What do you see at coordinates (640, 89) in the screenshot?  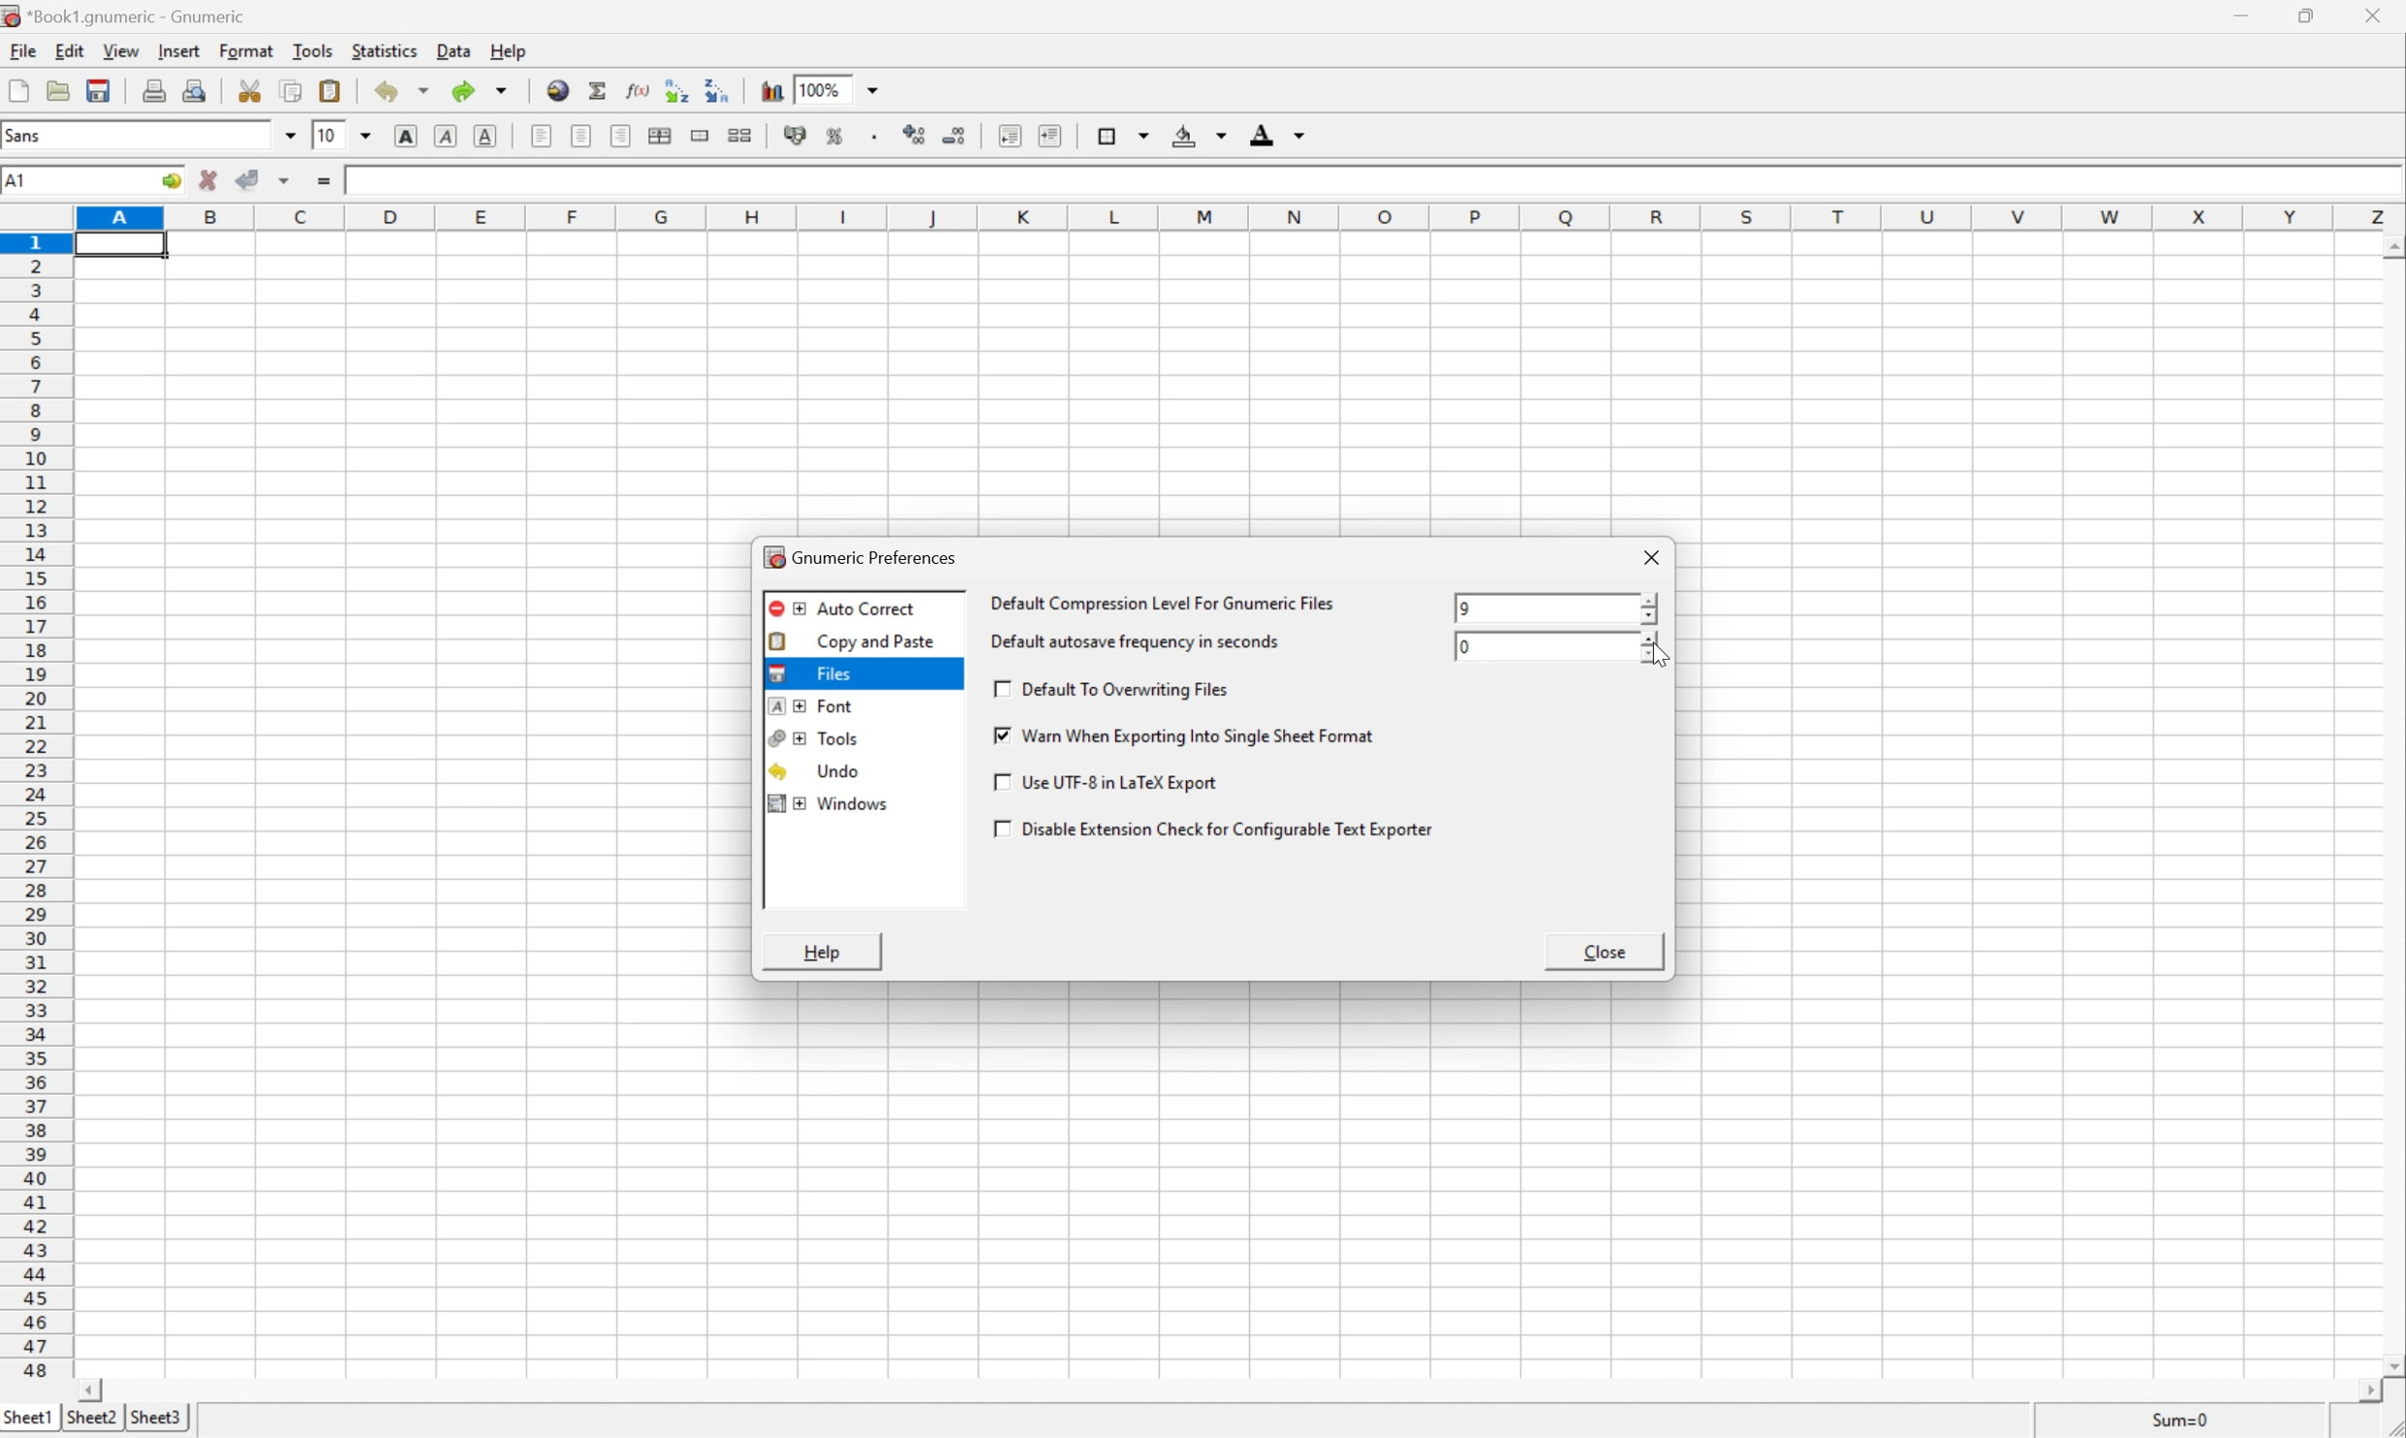 I see `edit function in current cell` at bounding box center [640, 89].